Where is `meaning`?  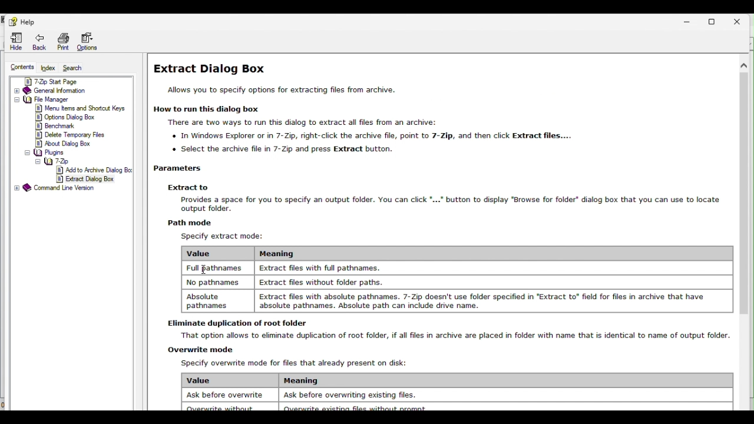 meaning is located at coordinates (275, 254).